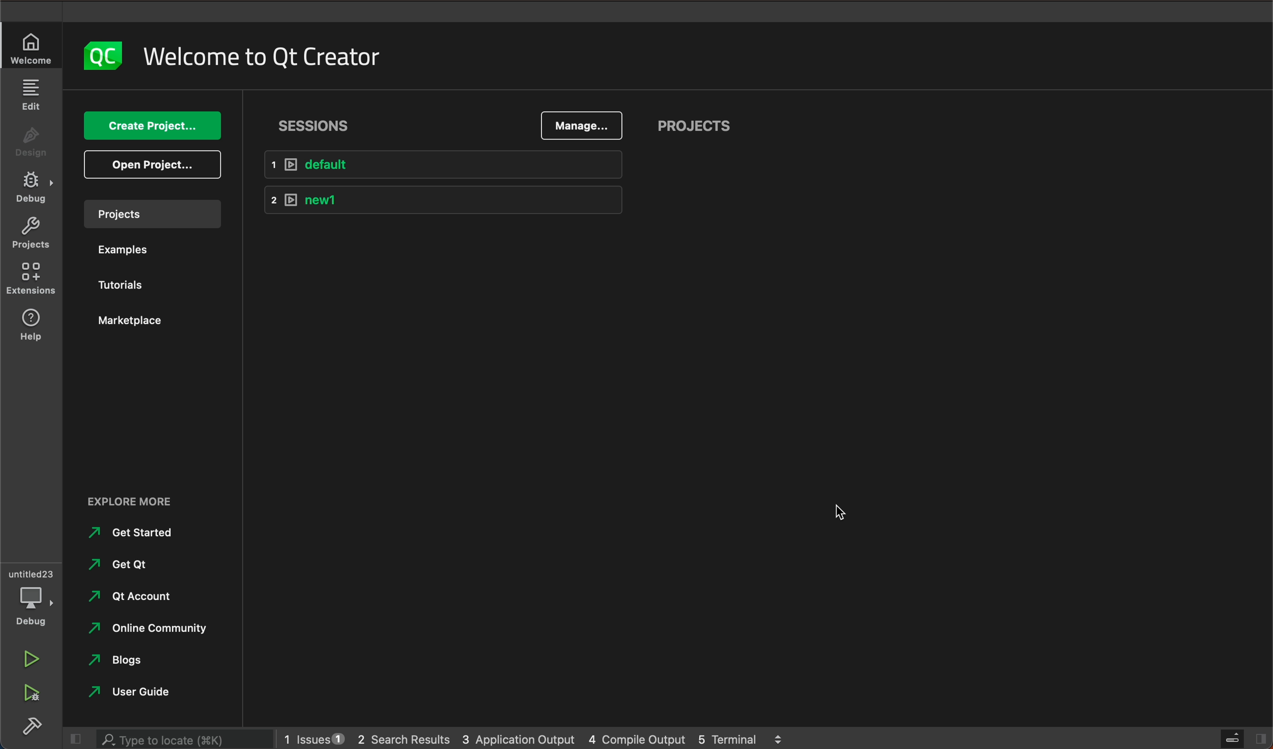 This screenshot has width=1273, height=749. What do you see at coordinates (519, 737) in the screenshot?
I see `application output` at bounding box center [519, 737].